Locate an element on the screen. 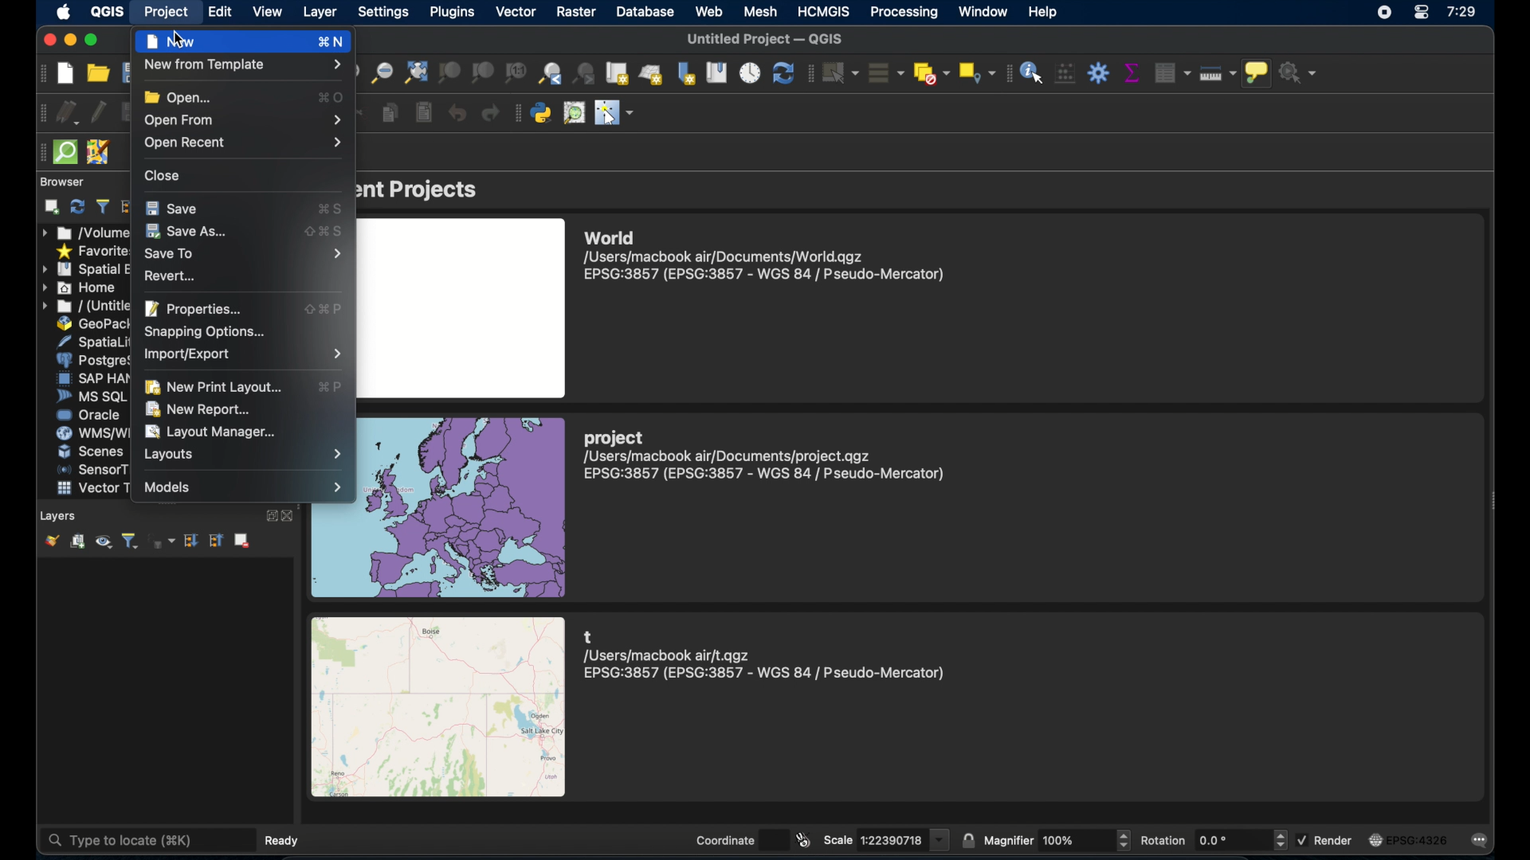 The height and width of the screenshot is (860, 1530). icon is located at coordinates (65, 233).